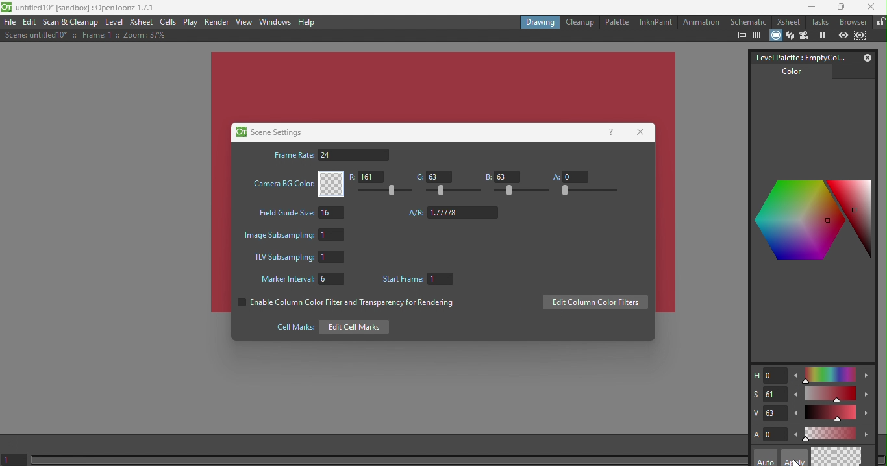 This screenshot has height=466, width=887. What do you see at coordinates (610, 131) in the screenshot?
I see `Help` at bounding box center [610, 131].